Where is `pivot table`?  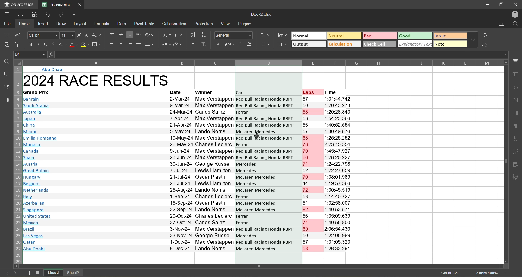
pivot table is located at coordinates (517, 152).